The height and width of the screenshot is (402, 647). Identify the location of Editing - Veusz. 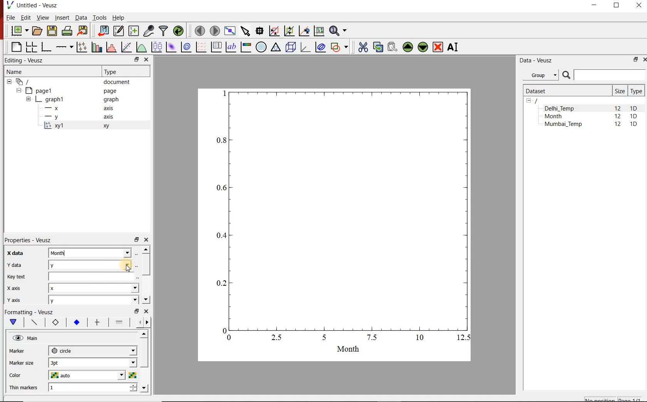
(28, 60).